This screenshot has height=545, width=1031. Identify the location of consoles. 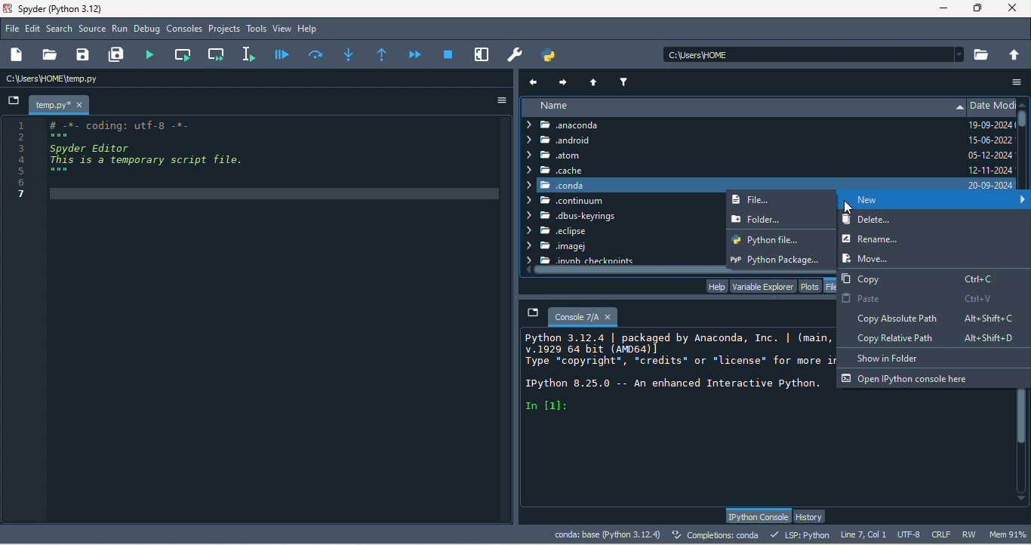
(185, 29).